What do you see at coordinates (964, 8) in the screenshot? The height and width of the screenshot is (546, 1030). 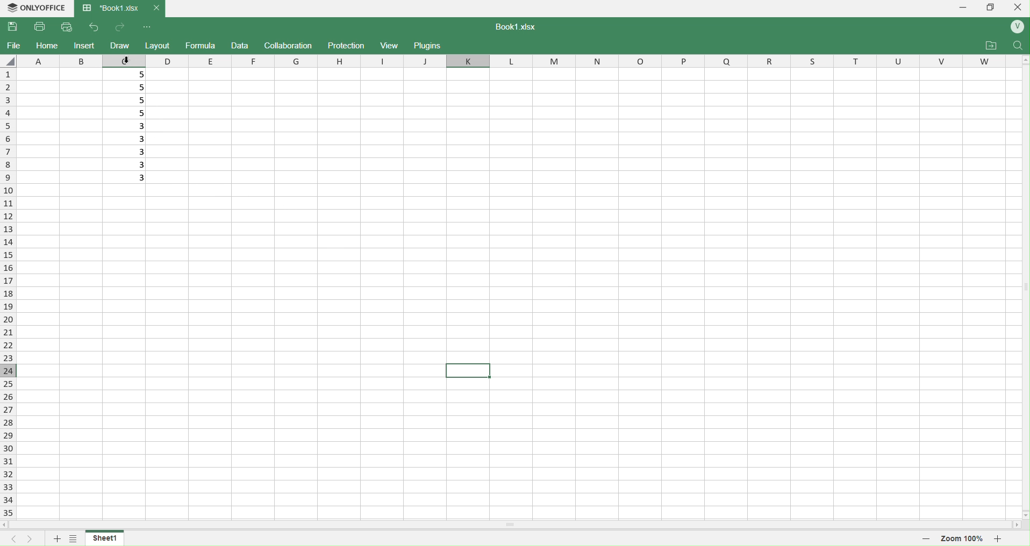 I see `Minimize` at bounding box center [964, 8].